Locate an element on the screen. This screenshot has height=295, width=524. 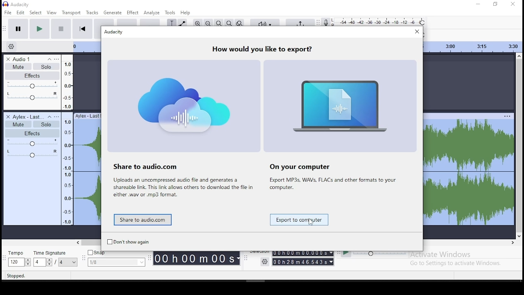
close window is located at coordinates (417, 31).